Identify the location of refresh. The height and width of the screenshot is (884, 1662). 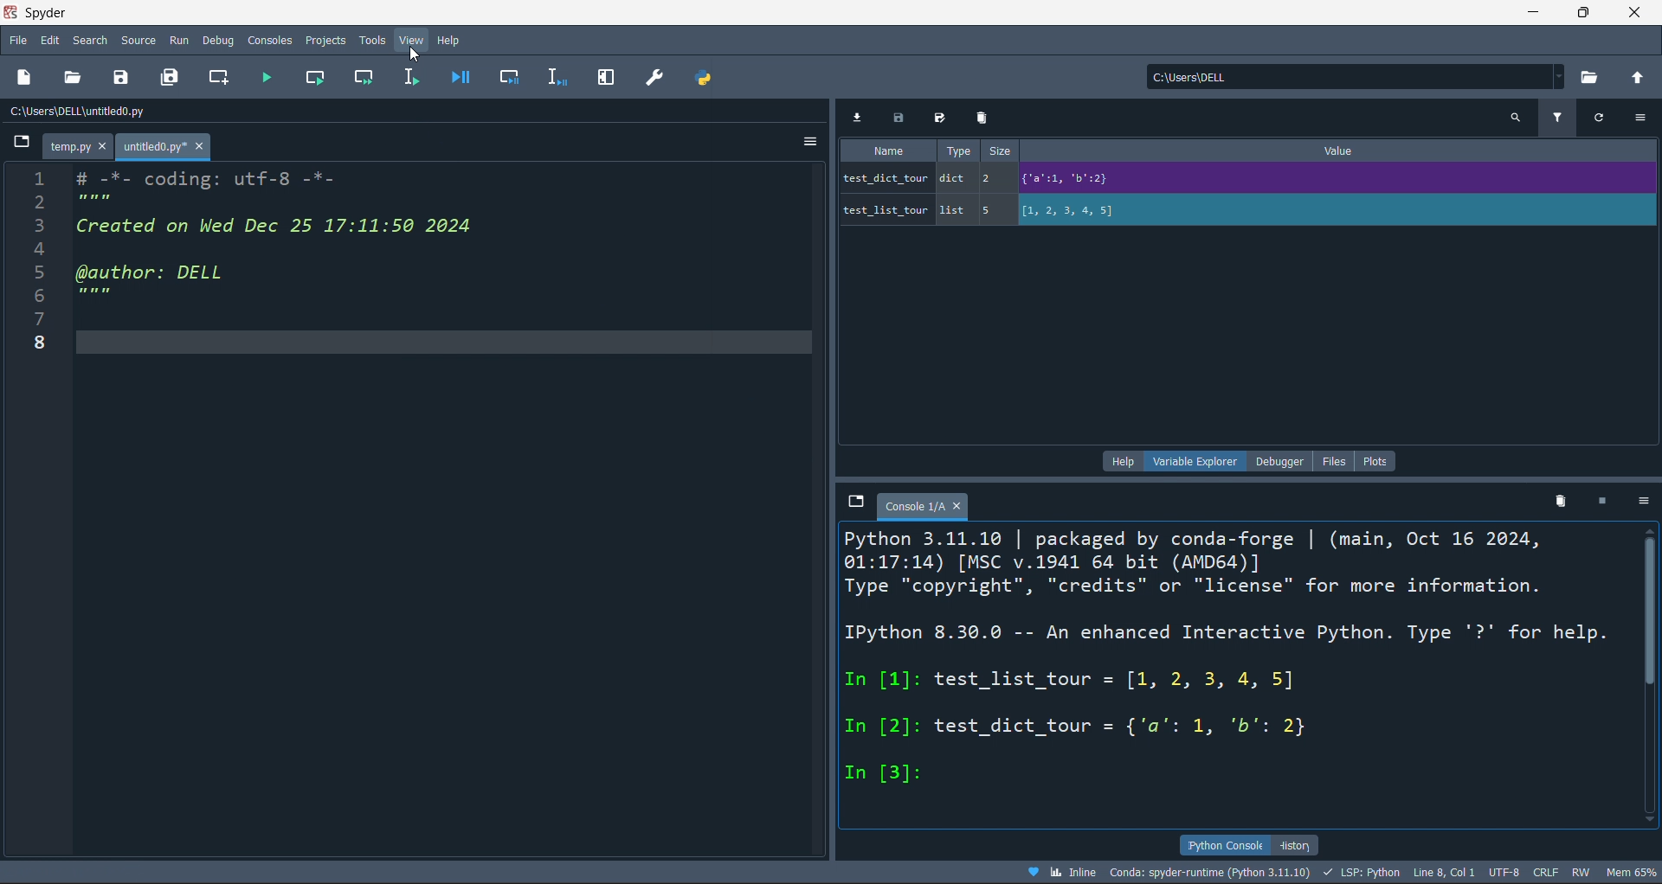
(1601, 119).